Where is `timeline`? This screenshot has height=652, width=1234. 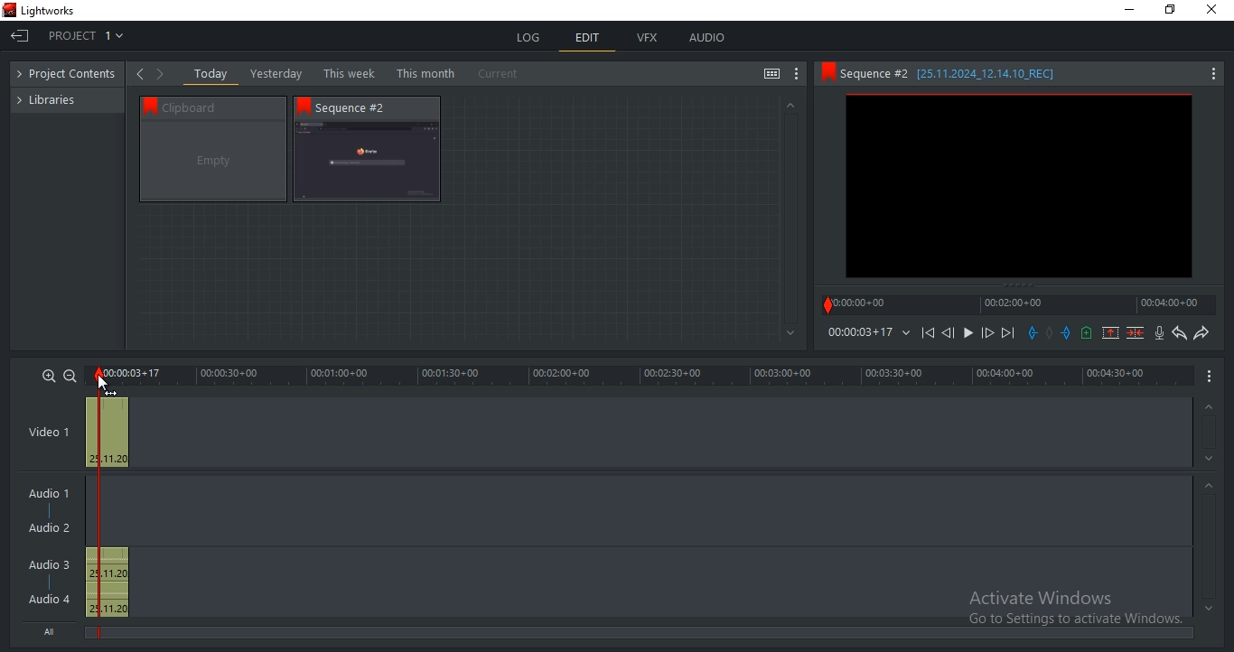
timeline is located at coordinates (1019, 304).